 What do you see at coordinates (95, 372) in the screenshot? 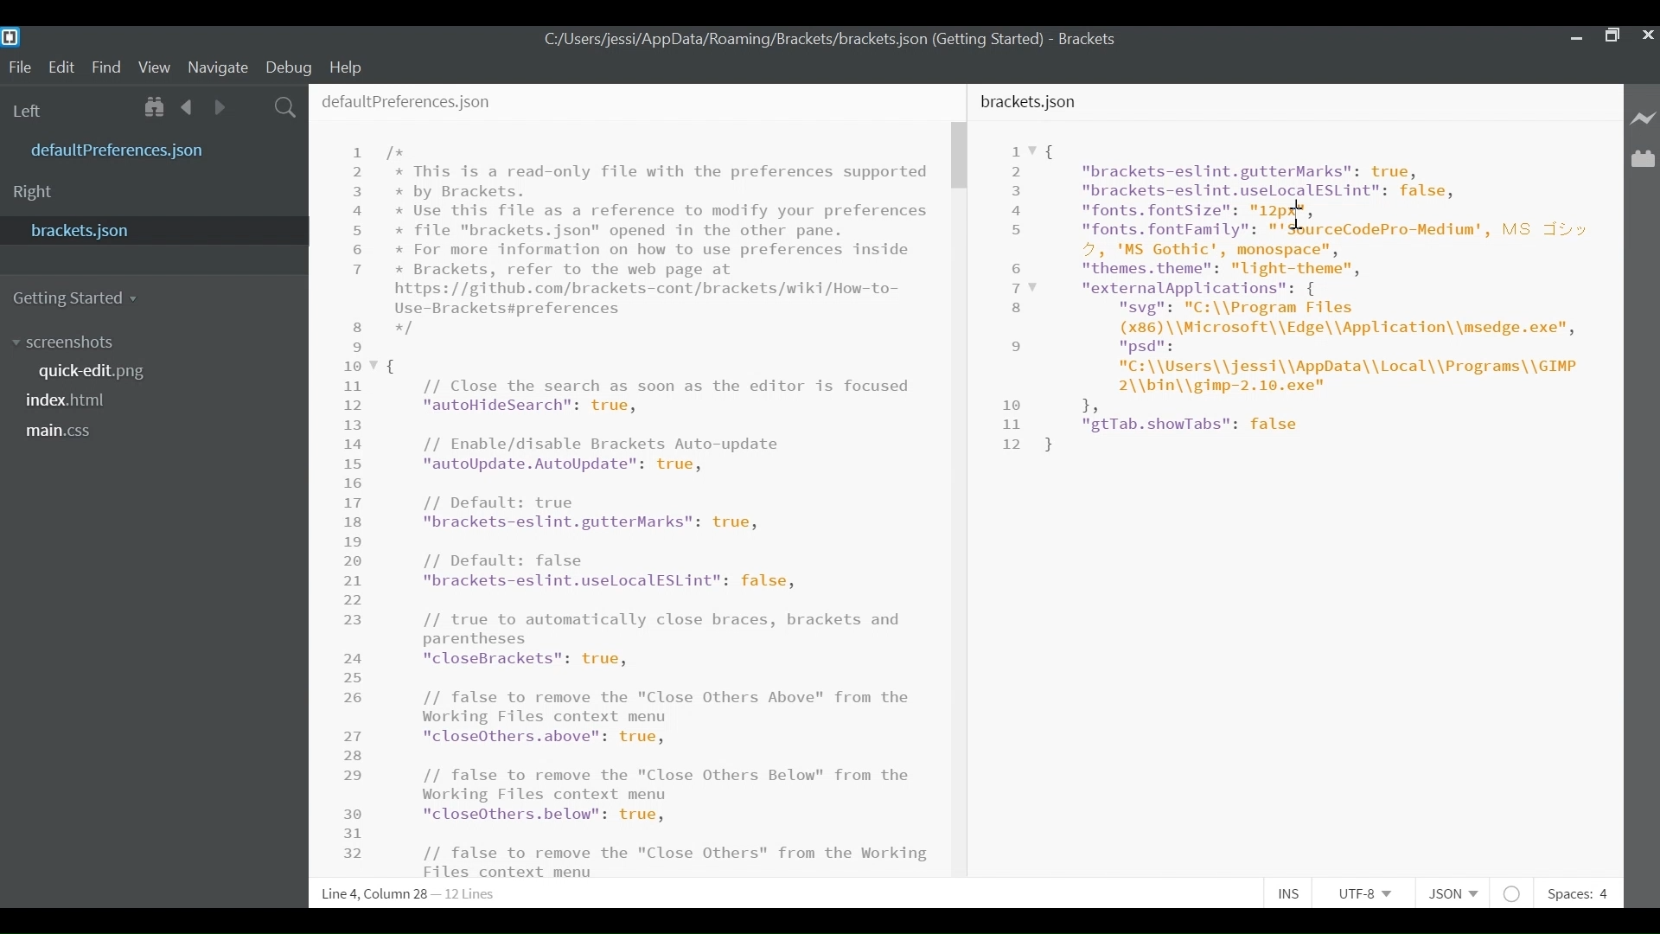
I see `quick-edit.png File` at bounding box center [95, 372].